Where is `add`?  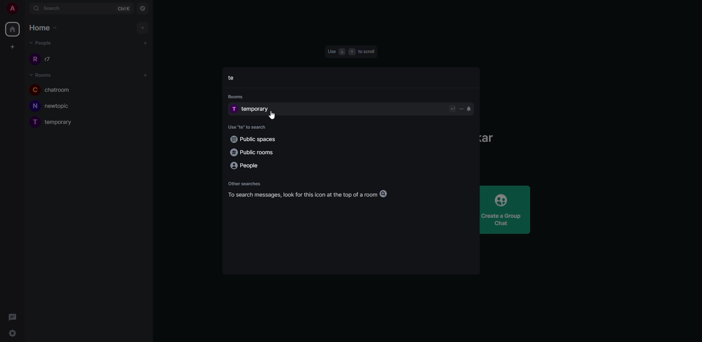 add is located at coordinates (146, 76).